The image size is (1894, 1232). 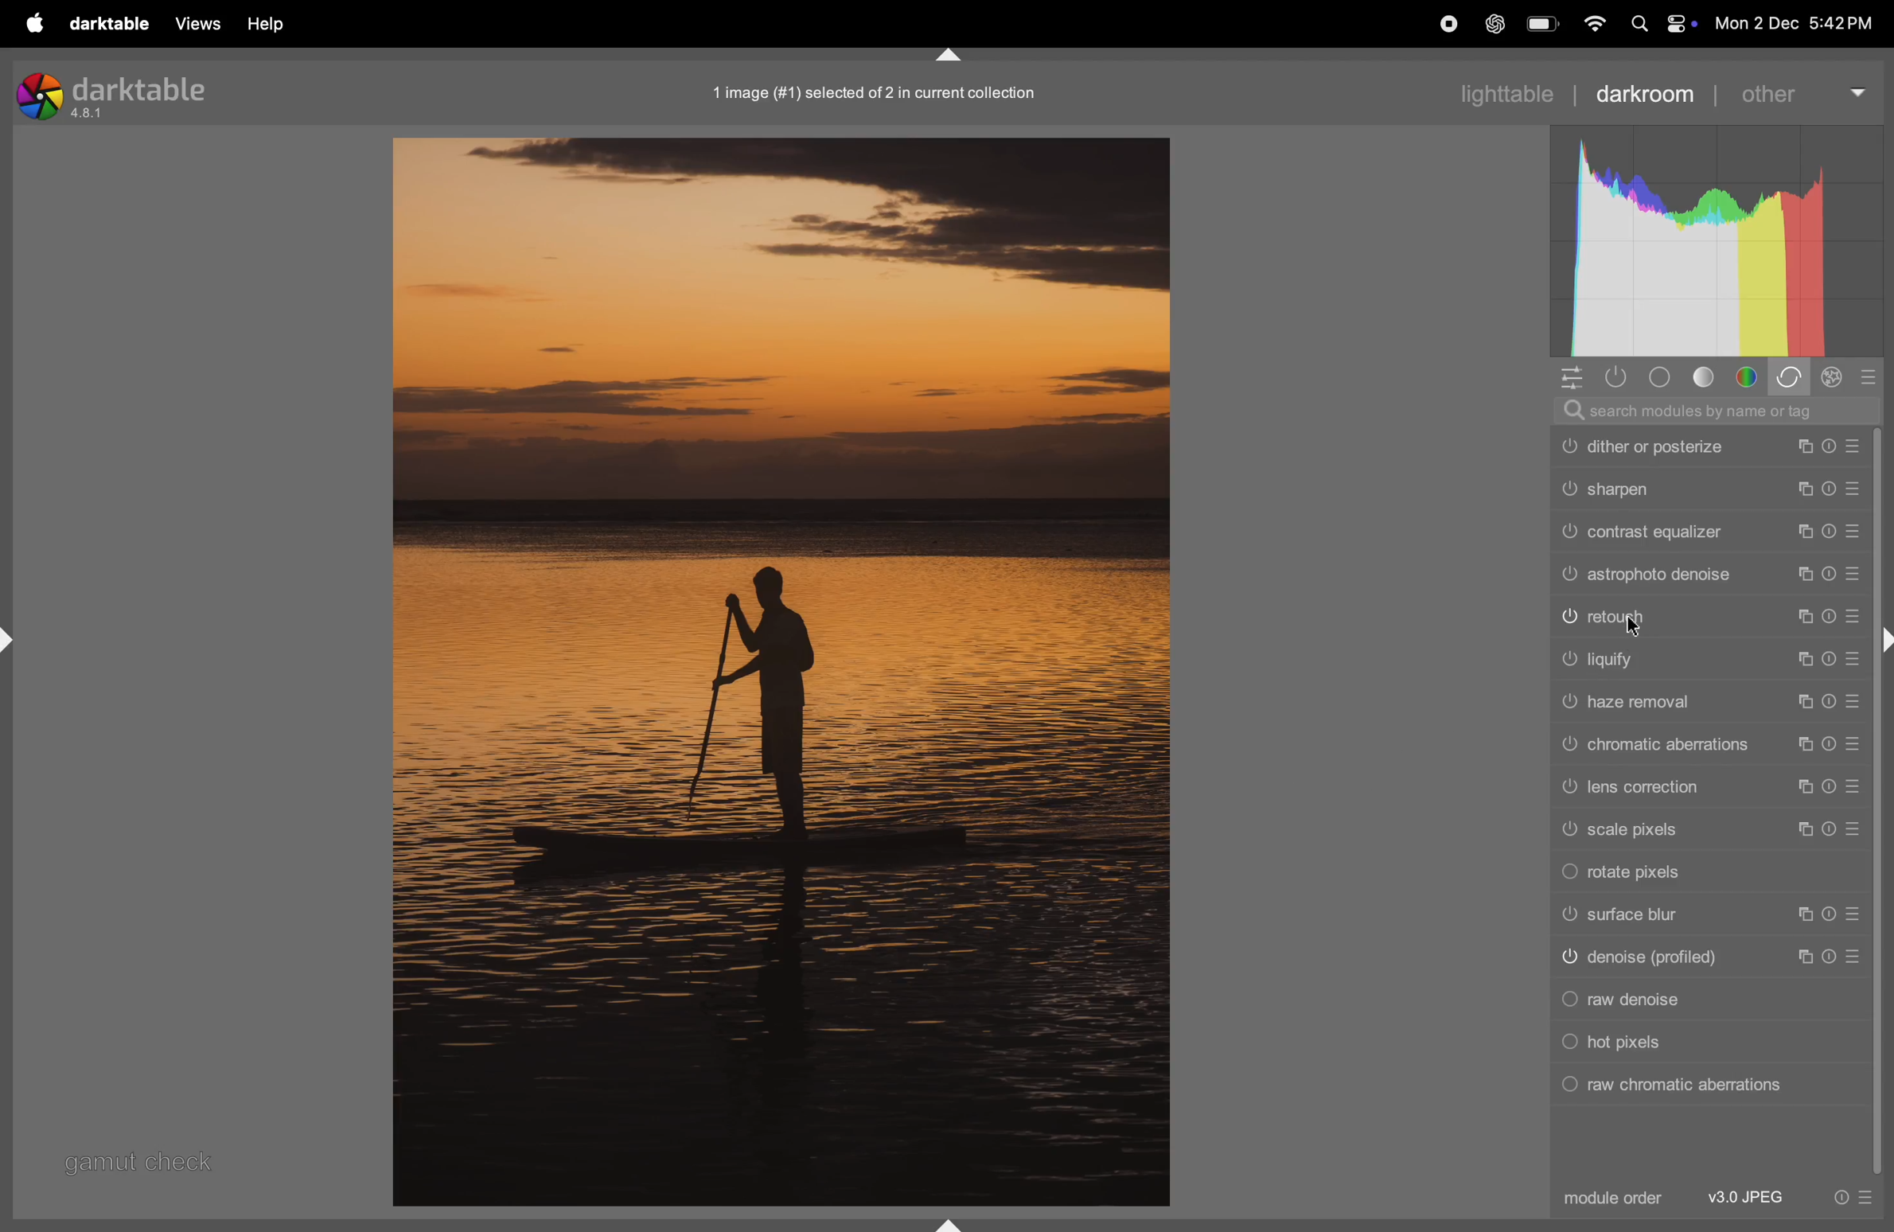 What do you see at coordinates (111, 23) in the screenshot?
I see `darktable` at bounding box center [111, 23].